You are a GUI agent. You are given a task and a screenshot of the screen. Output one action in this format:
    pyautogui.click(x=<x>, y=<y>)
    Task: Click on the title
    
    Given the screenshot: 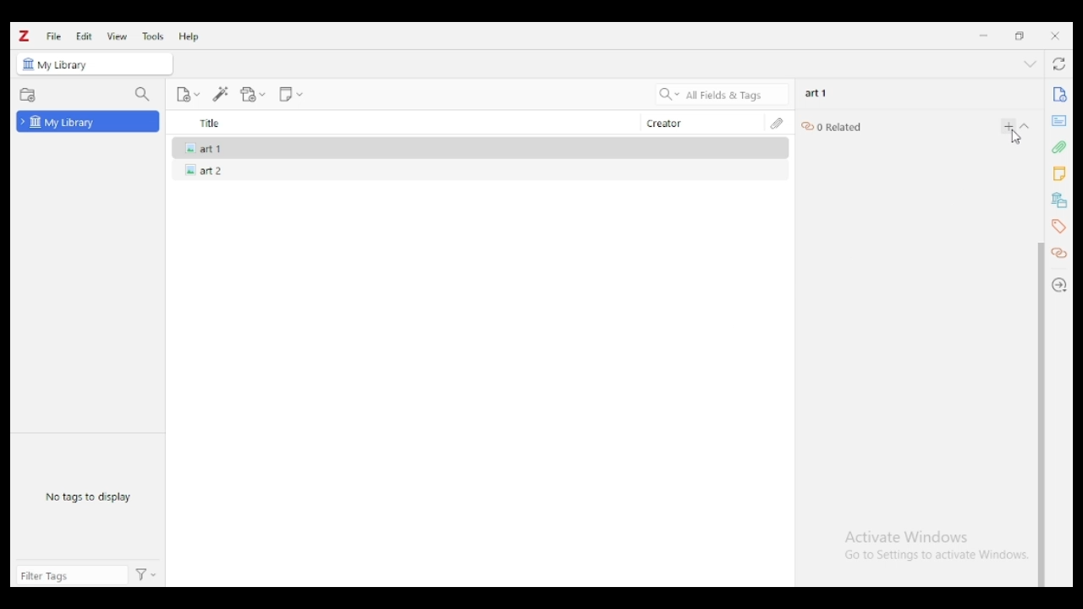 What is the action you would take?
    pyautogui.click(x=402, y=123)
    